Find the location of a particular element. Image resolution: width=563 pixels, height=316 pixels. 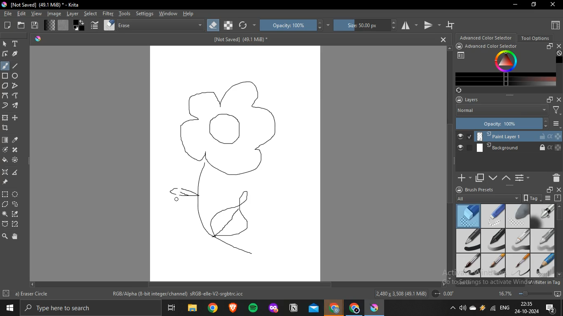

duplicate layer or mask layer is located at coordinates (480, 178).